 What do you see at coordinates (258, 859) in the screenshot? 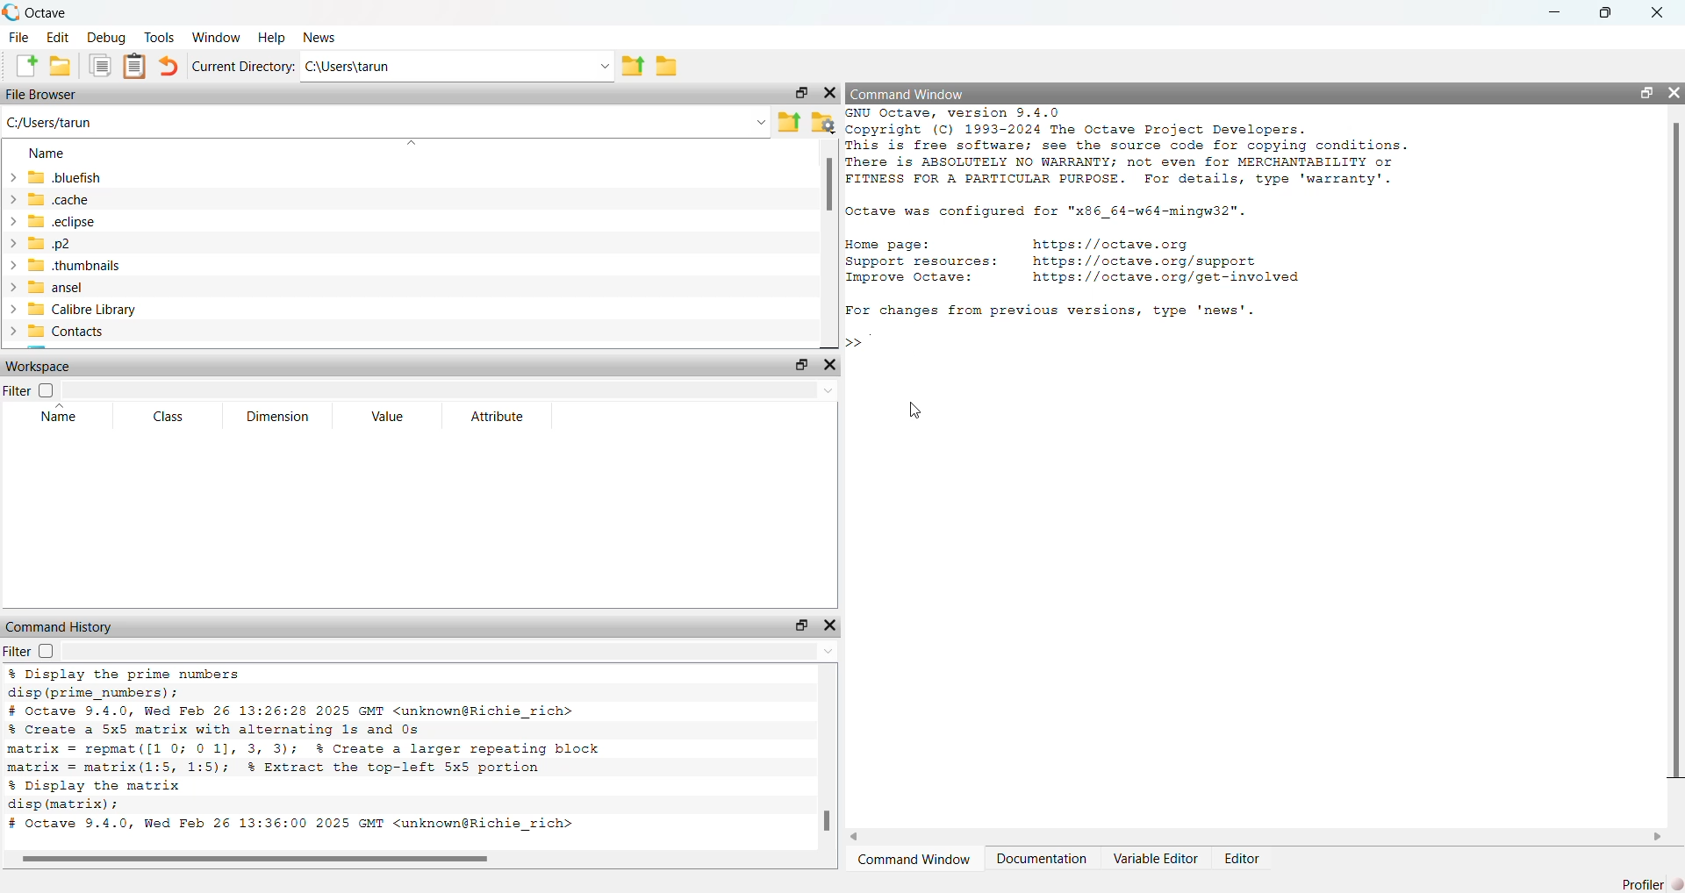
I see `scrollbar` at bounding box center [258, 859].